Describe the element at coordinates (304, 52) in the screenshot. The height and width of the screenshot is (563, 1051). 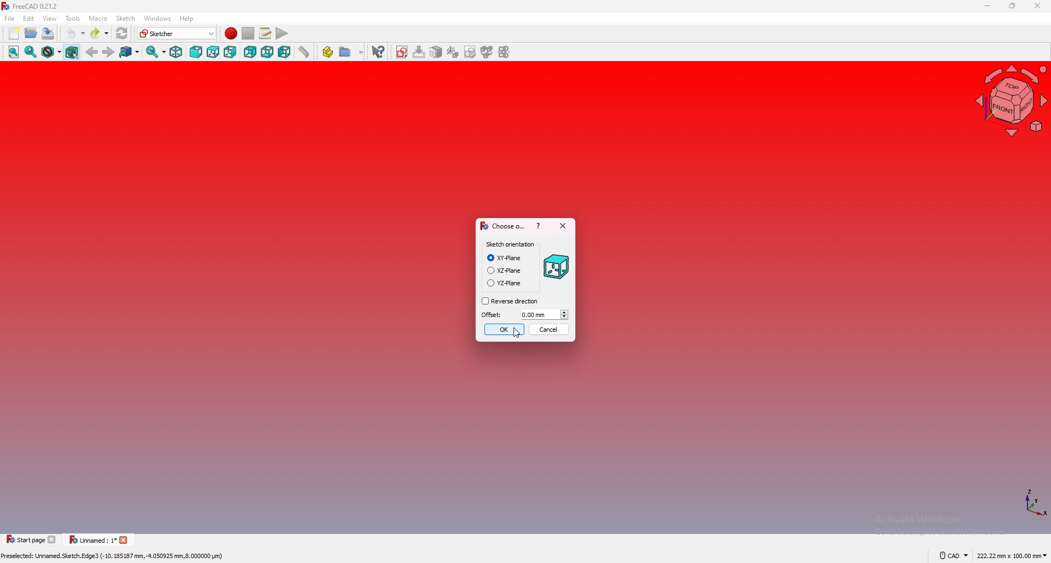
I see `measure distance` at that location.